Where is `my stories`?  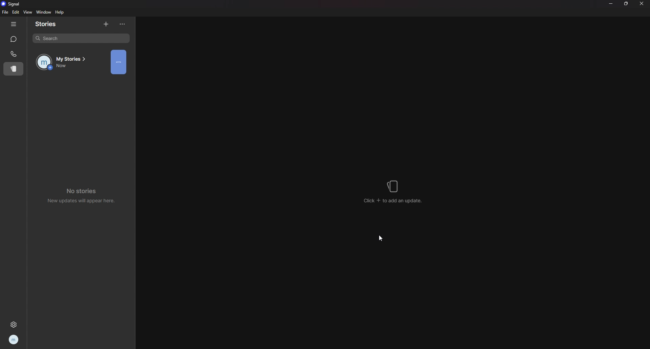
my stories is located at coordinates (66, 62).